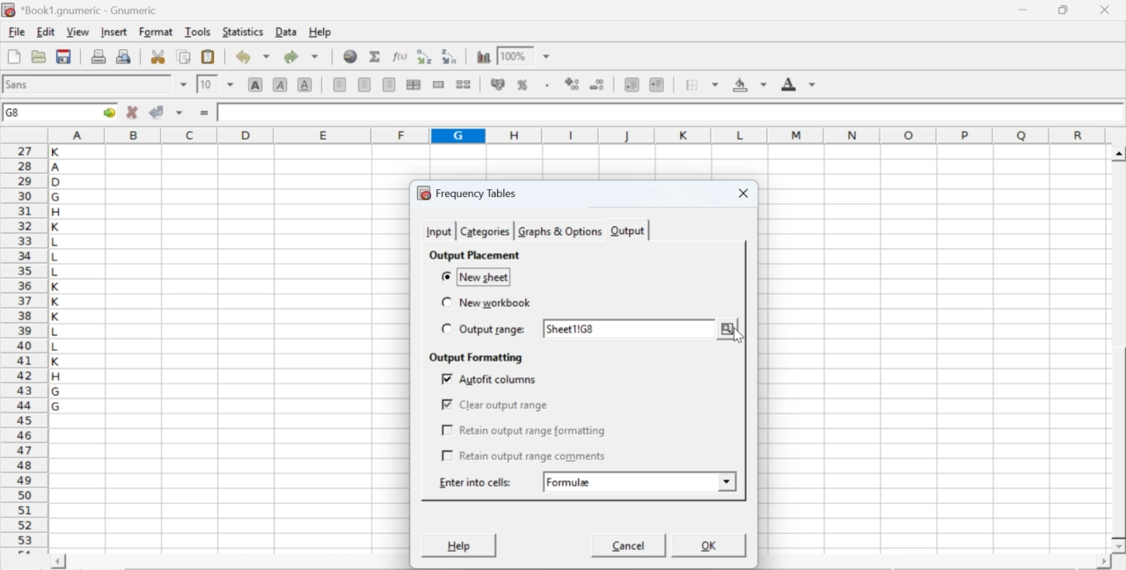 The height and width of the screenshot is (570, 1126). What do you see at coordinates (207, 84) in the screenshot?
I see `10` at bounding box center [207, 84].